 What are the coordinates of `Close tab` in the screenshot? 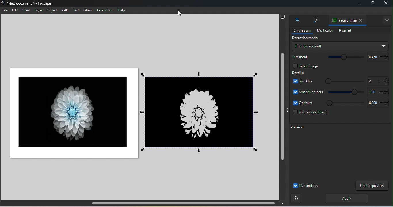 It's located at (362, 21).